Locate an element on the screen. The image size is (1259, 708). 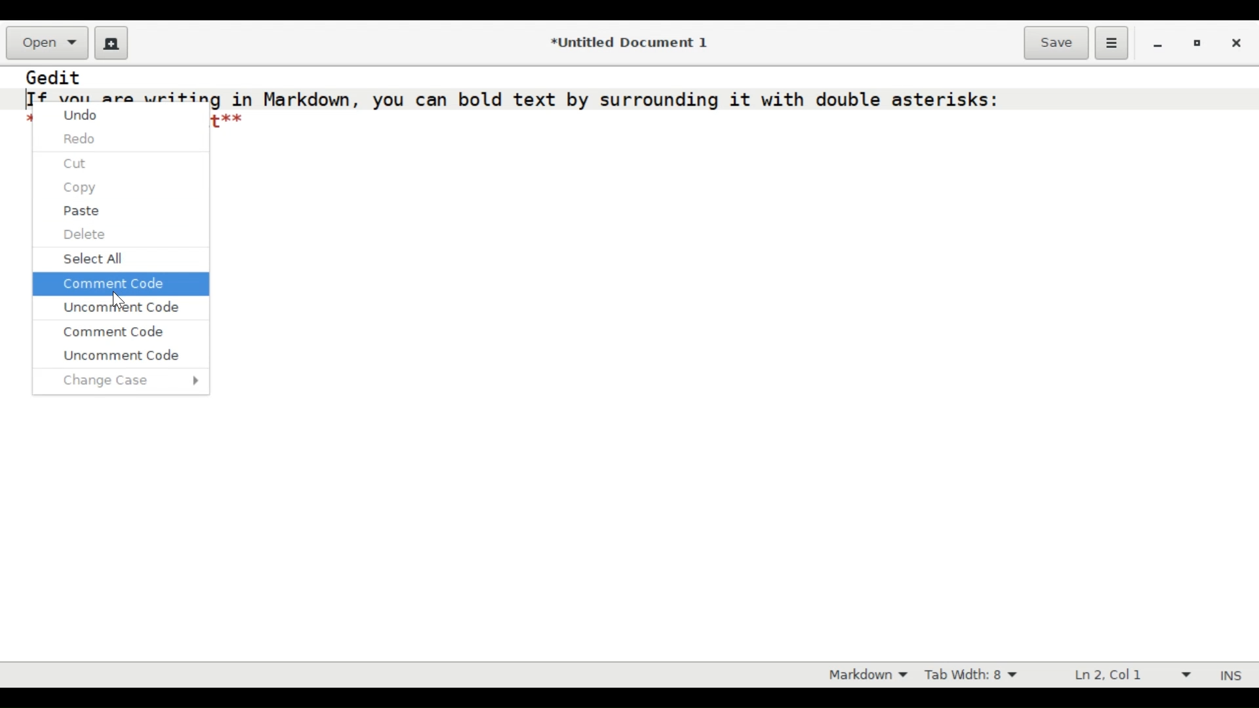
INS is located at coordinates (1233, 675).